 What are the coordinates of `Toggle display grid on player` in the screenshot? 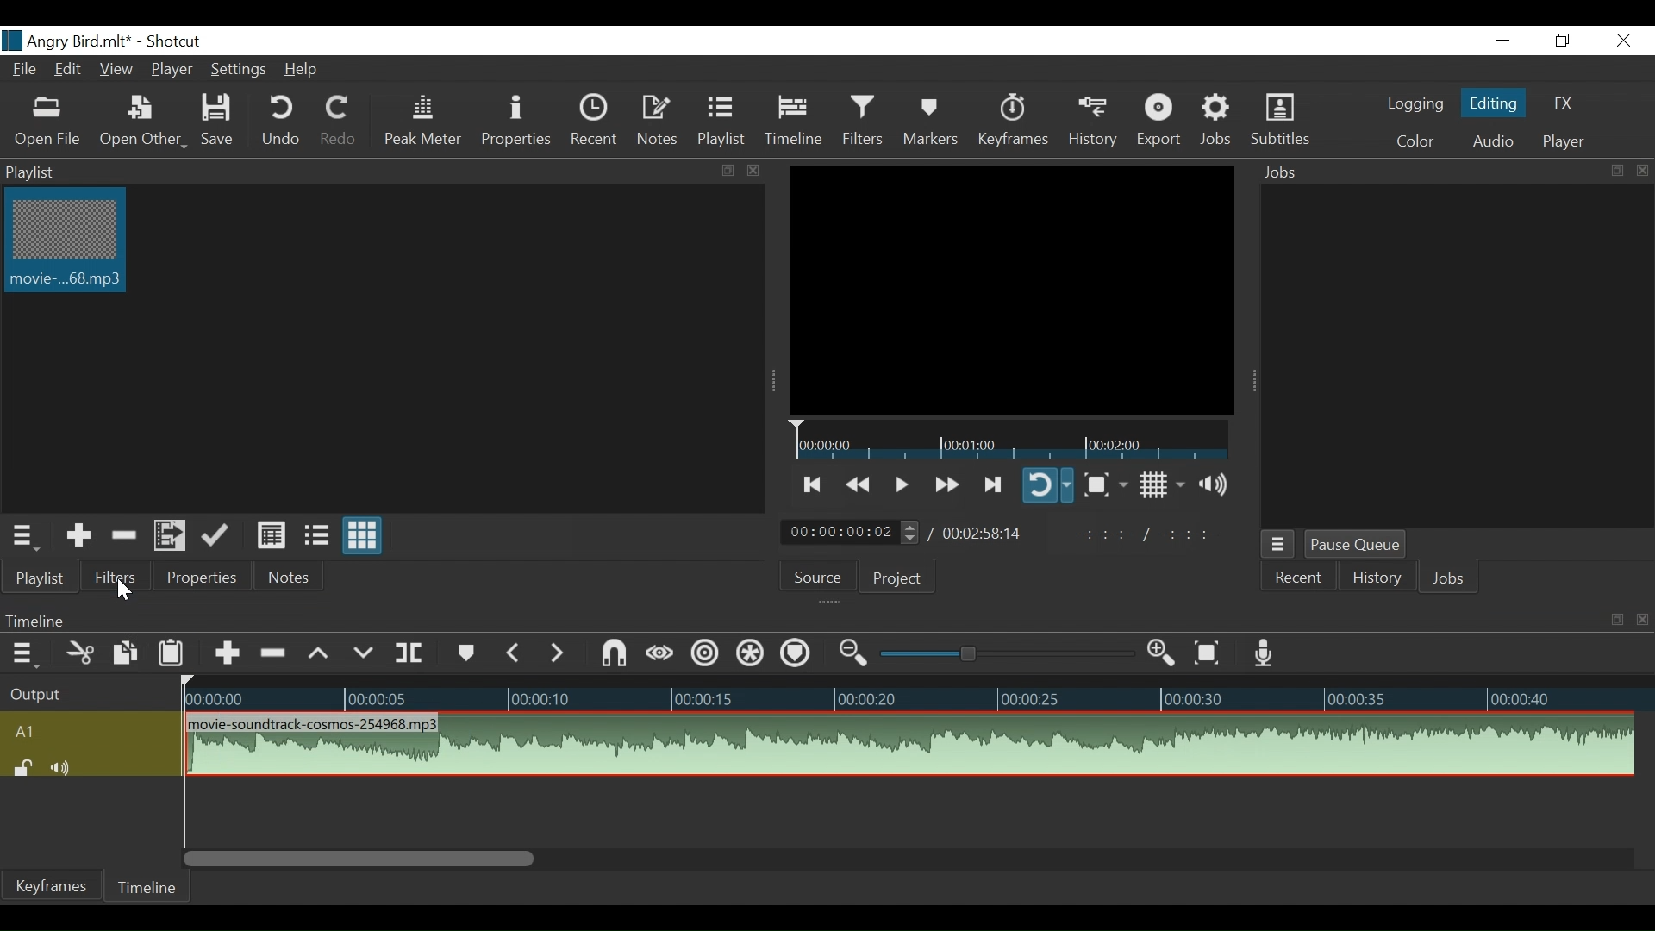 It's located at (1161, 486).